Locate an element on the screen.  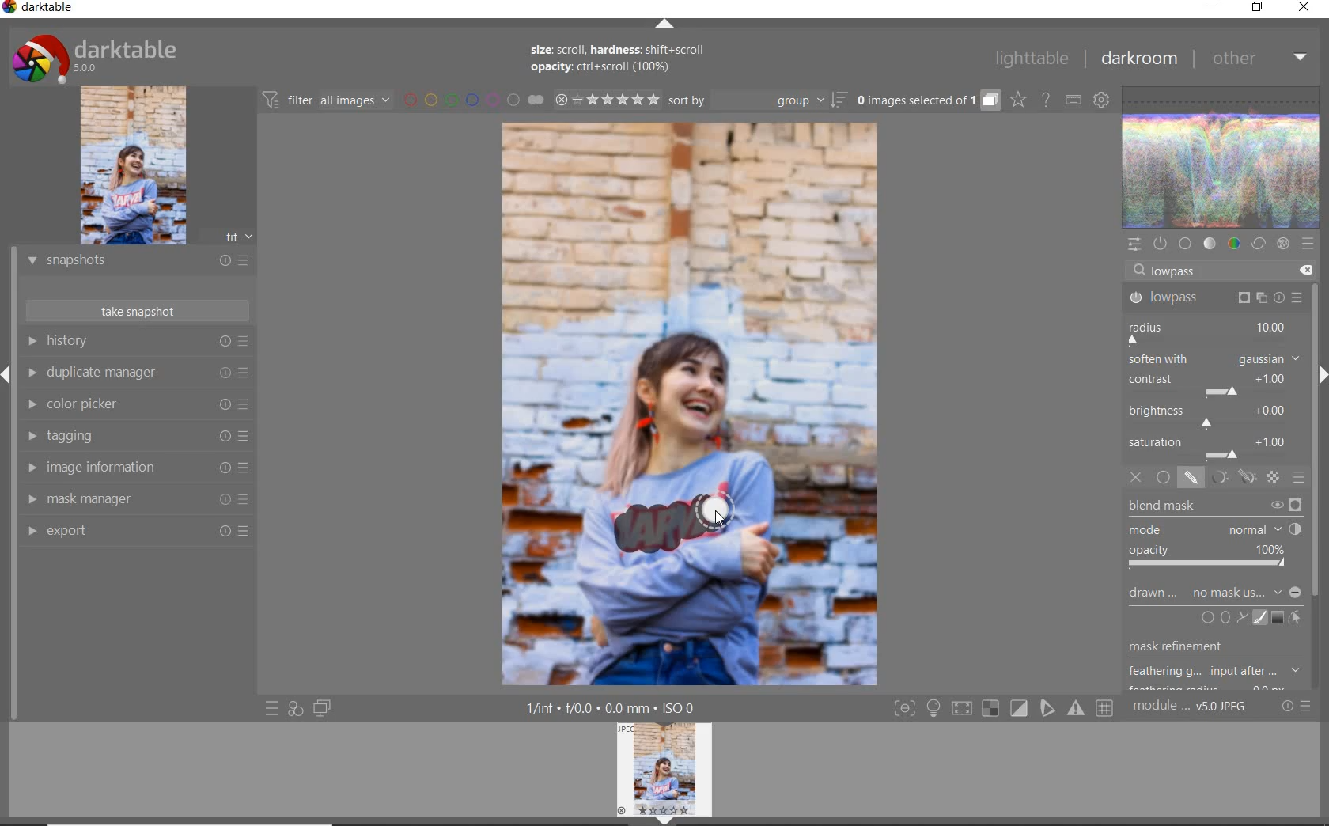
show only active modules is located at coordinates (1161, 244).